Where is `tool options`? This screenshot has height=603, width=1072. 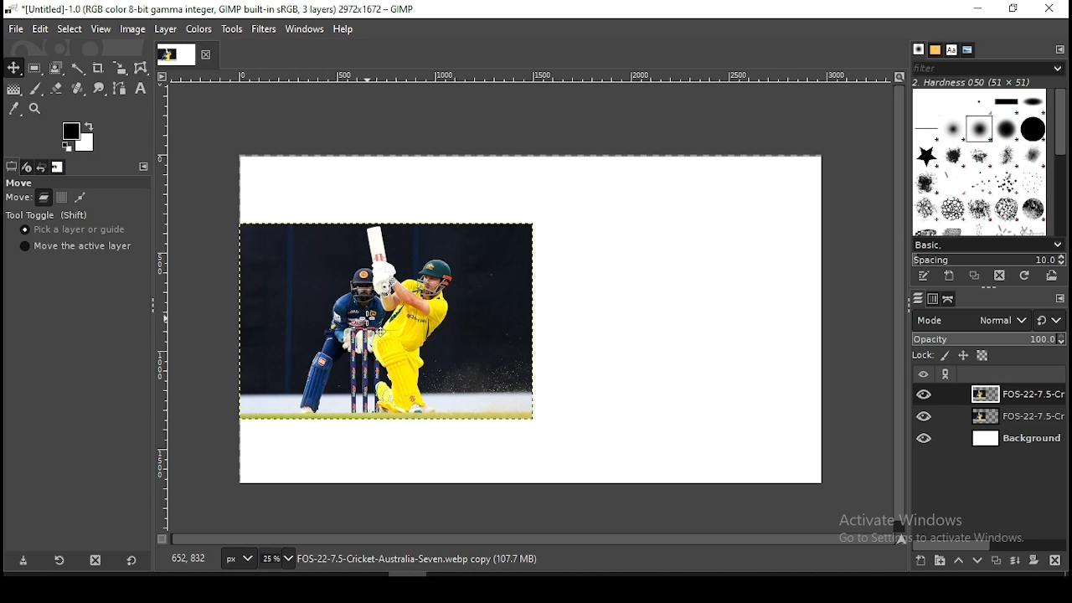 tool options is located at coordinates (12, 166).